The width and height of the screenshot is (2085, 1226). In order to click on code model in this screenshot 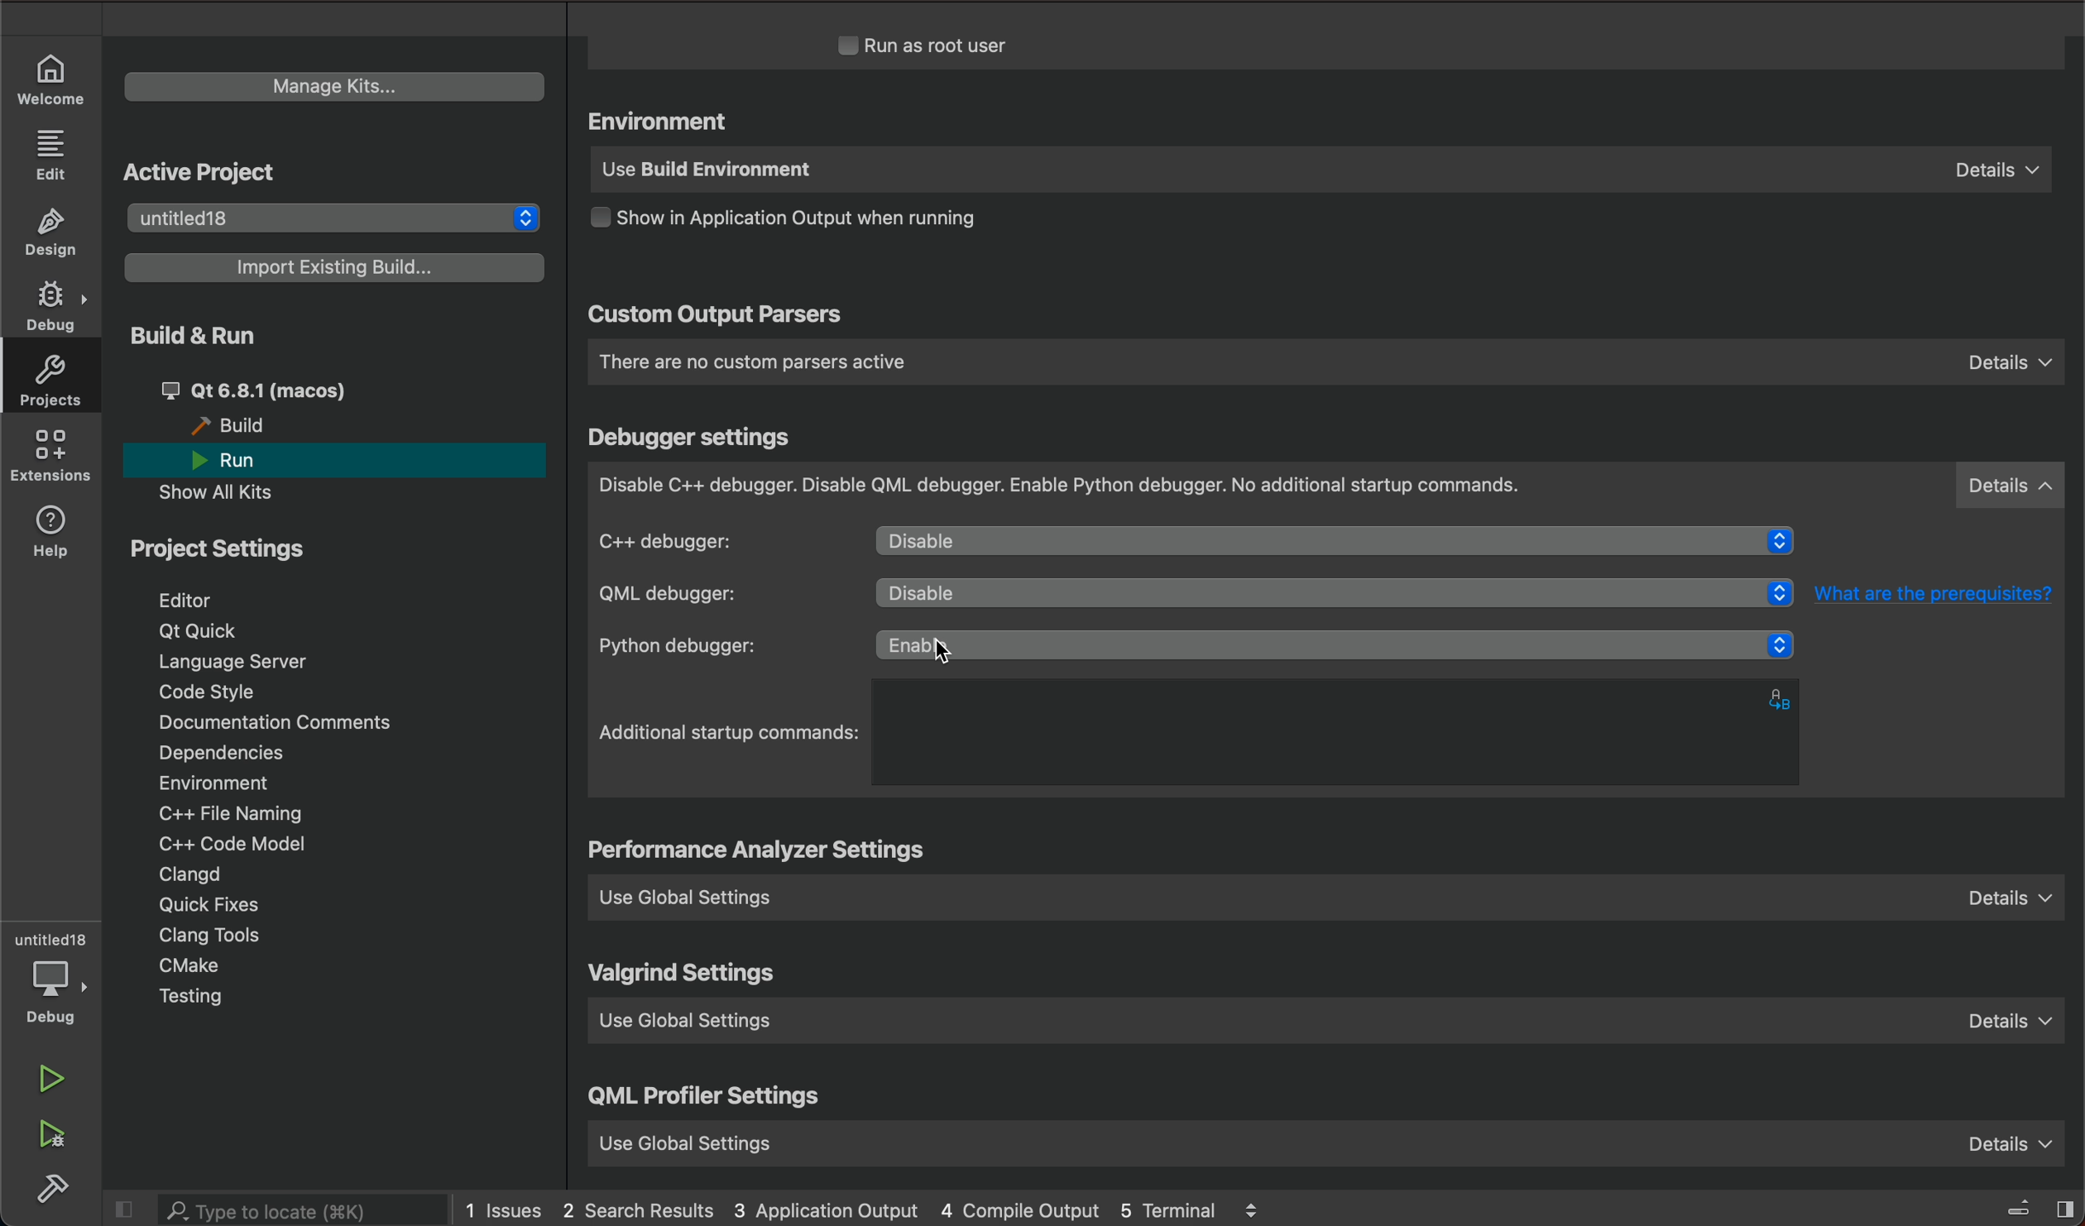, I will do `click(223, 843)`.